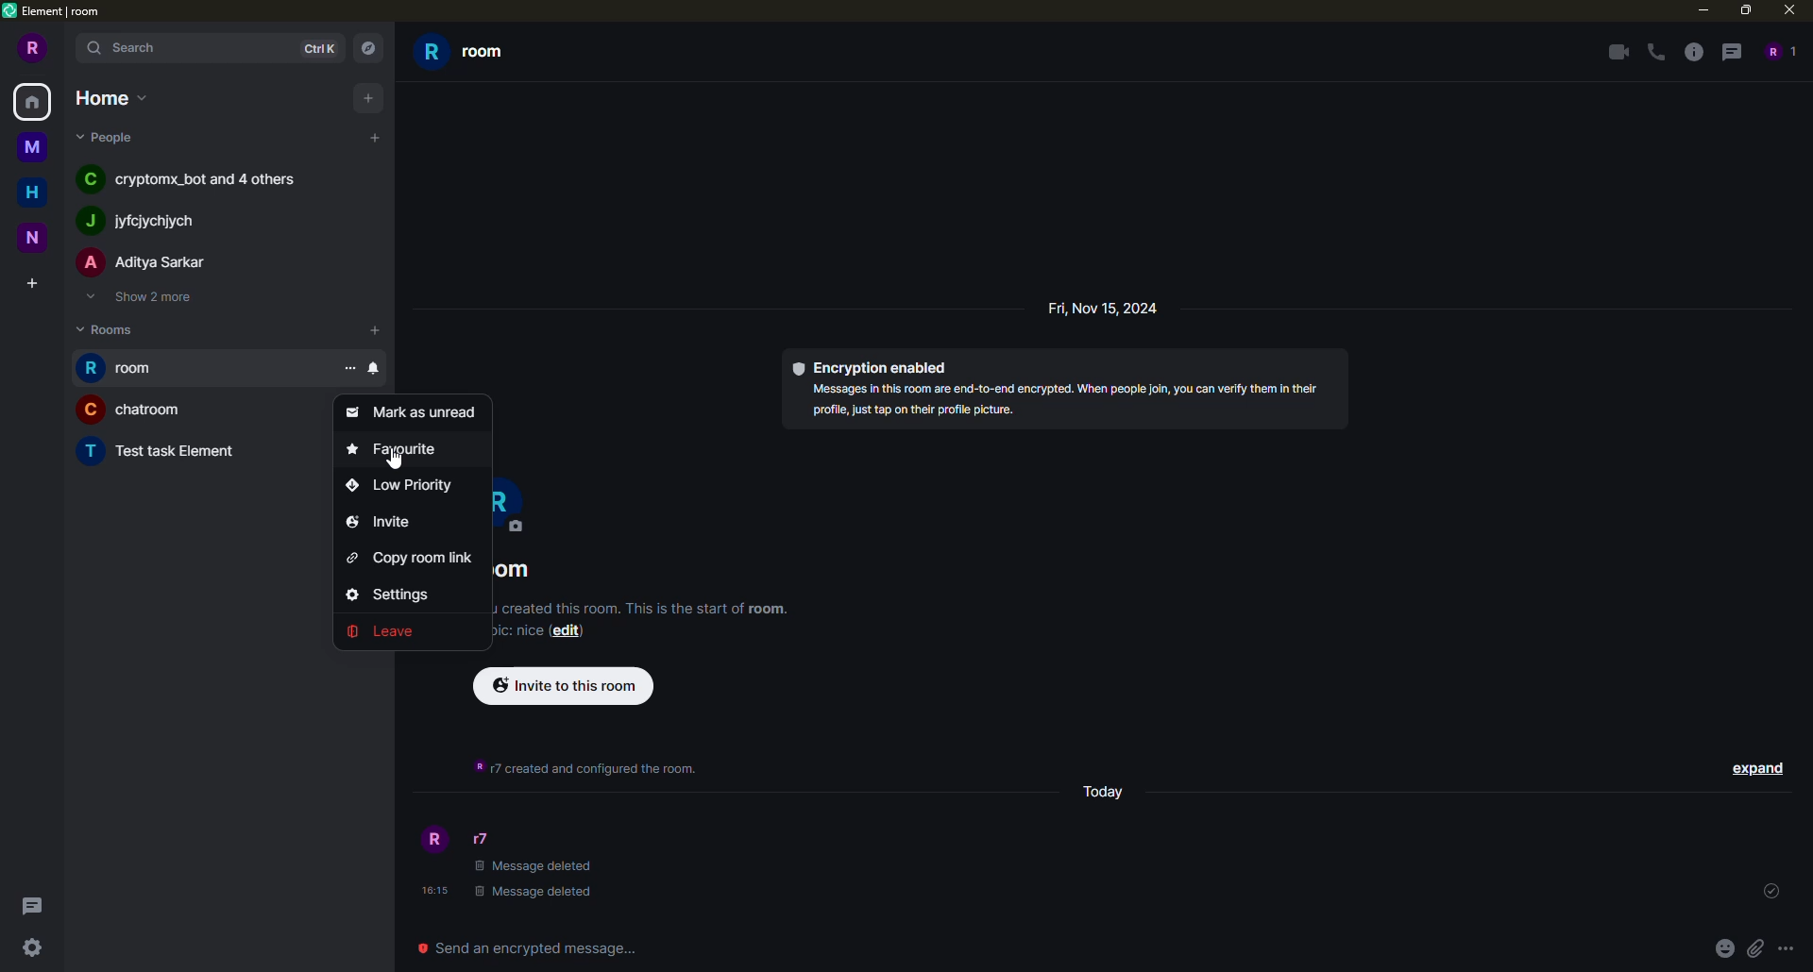  Describe the element at coordinates (1779, 51) in the screenshot. I see `people` at that location.